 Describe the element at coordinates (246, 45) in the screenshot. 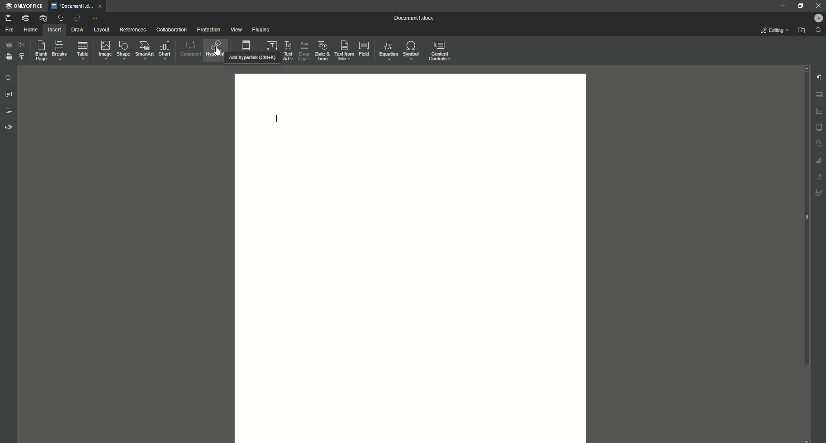

I see `Header and Footer` at that location.